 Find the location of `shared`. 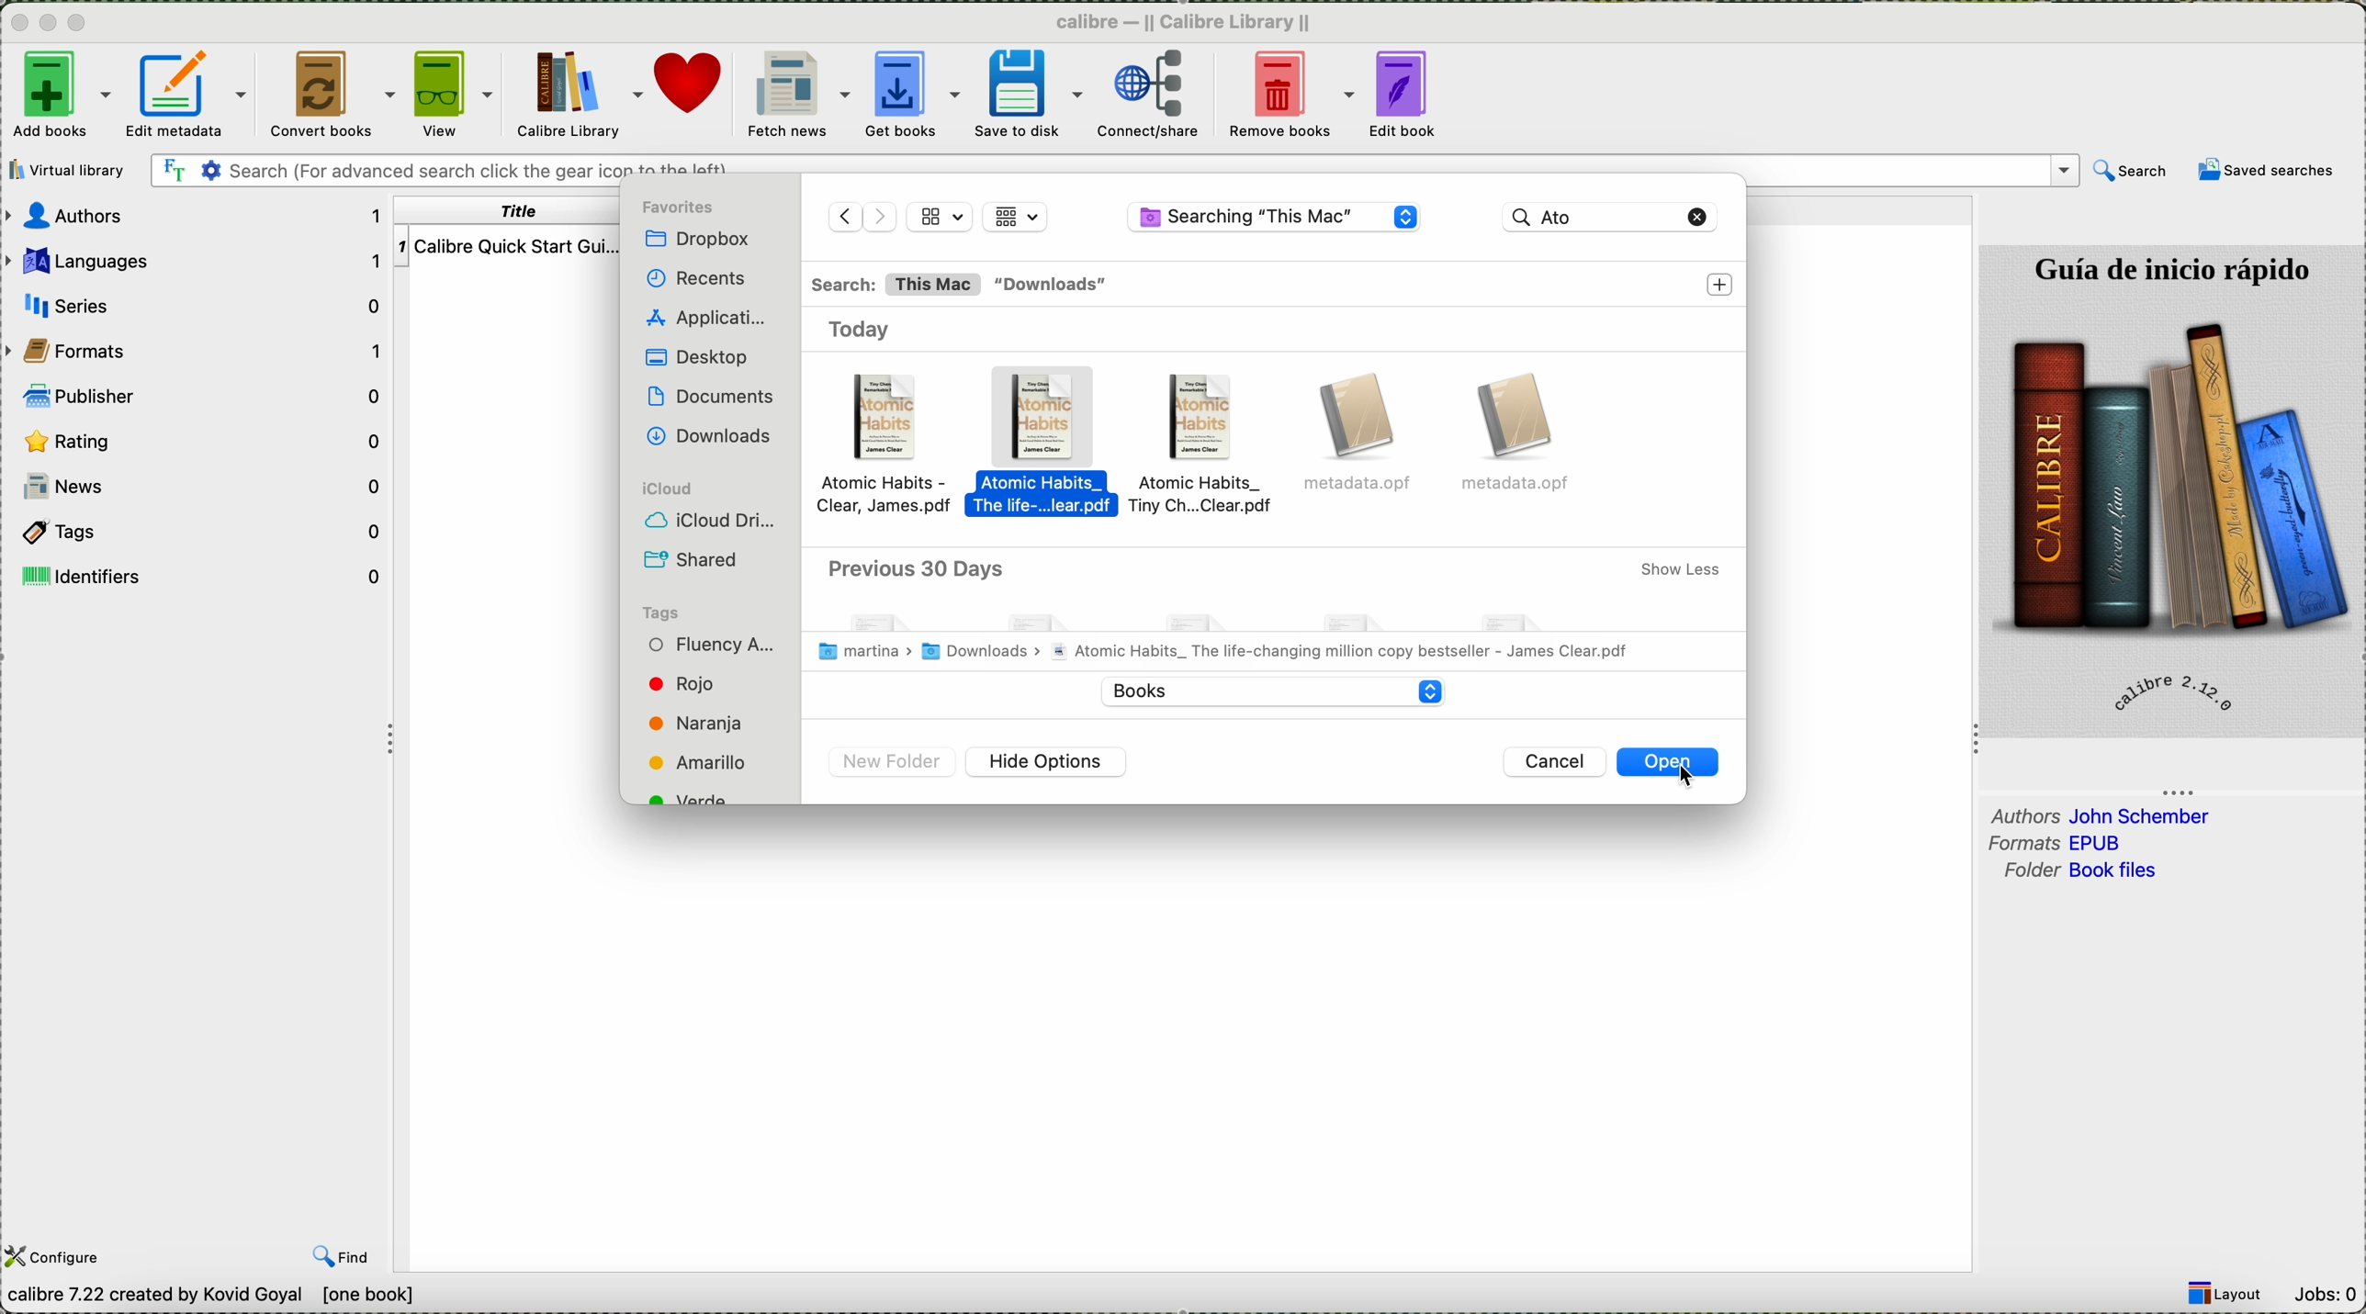

shared is located at coordinates (698, 559).